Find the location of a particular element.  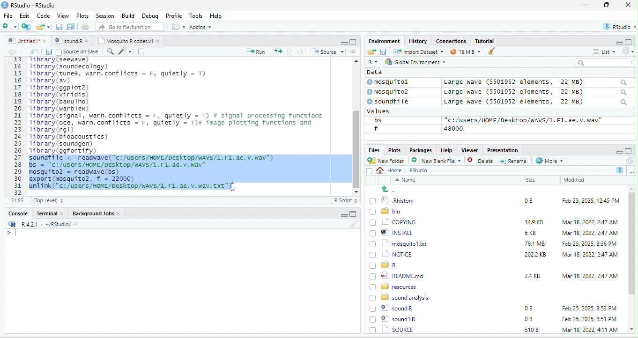

bs is located at coordinates (376, 120).